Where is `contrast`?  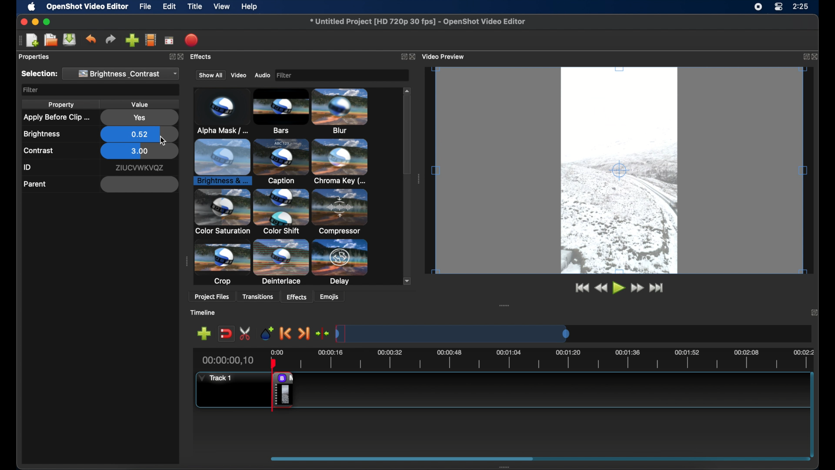
contrast is located at coordinates (39, 151).